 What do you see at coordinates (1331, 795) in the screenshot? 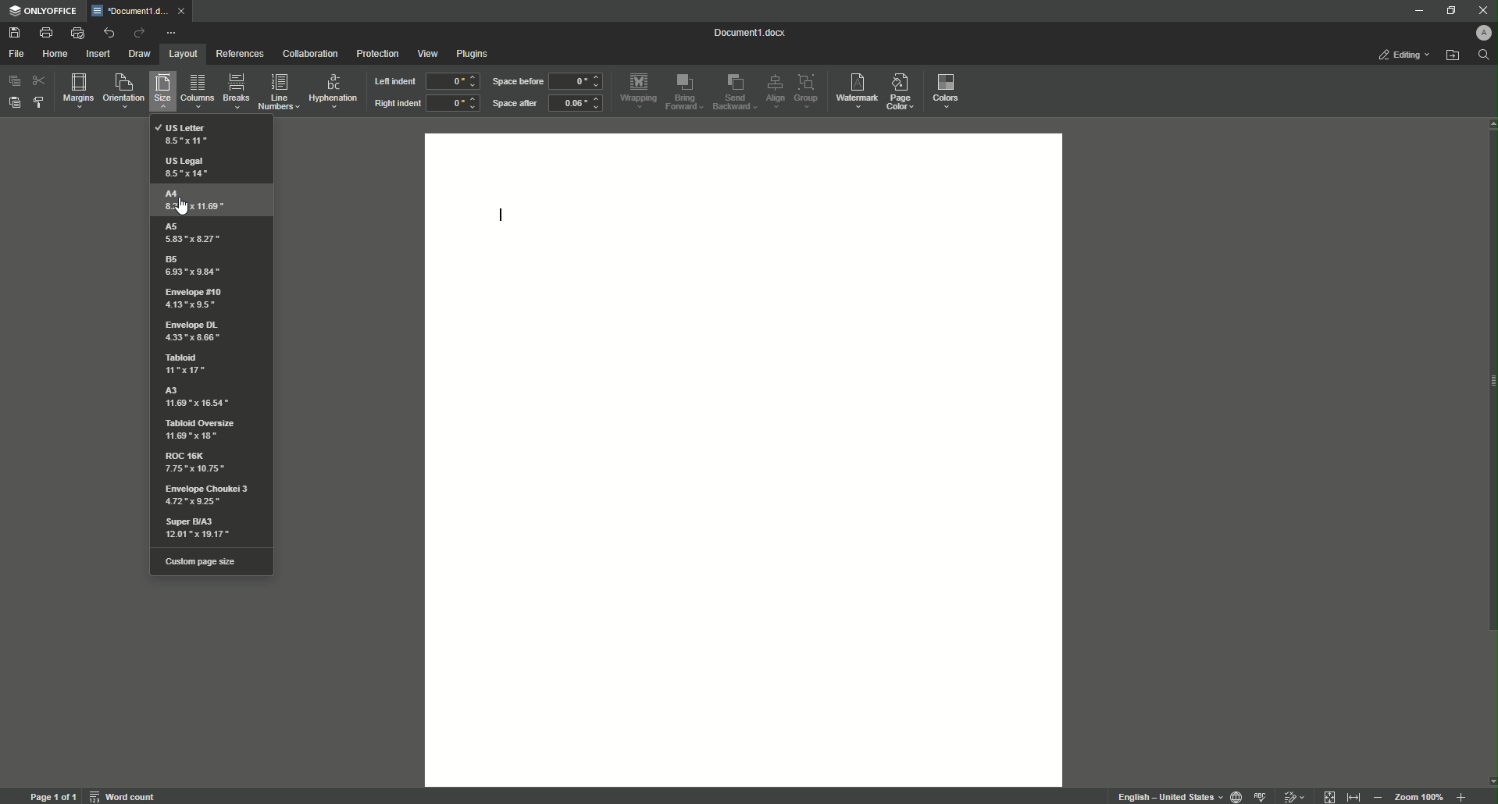
I see `Fit to Width` at bounding box center [1331, 795].